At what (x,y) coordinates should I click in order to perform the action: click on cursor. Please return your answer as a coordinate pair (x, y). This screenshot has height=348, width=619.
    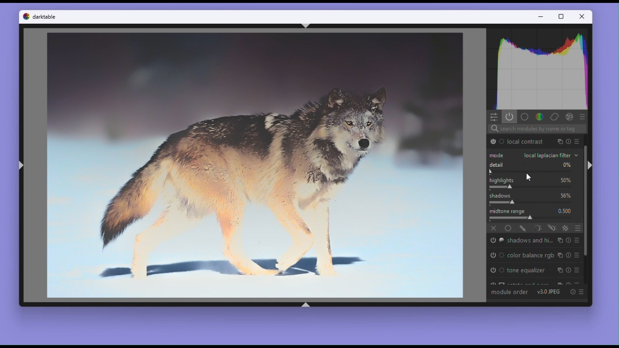
    Looking at the image, I should click on (529, 177).